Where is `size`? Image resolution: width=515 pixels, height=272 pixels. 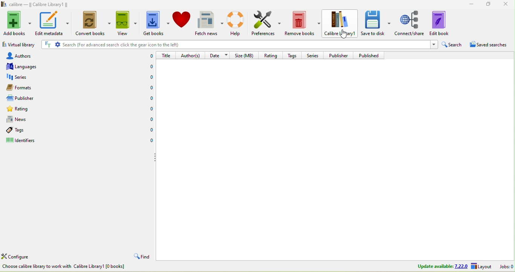
size is located at coordinates (245, 55).